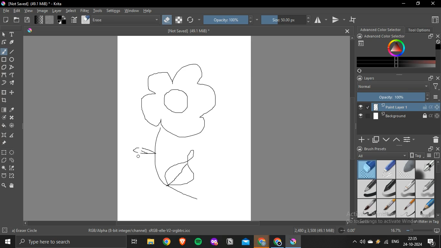 Image resolution: width=441 pixels, height=248 pixels. What do you see at coordinates (367, 189) in the screenshot?
I see `basic 1` at bounding box center [367, 189].